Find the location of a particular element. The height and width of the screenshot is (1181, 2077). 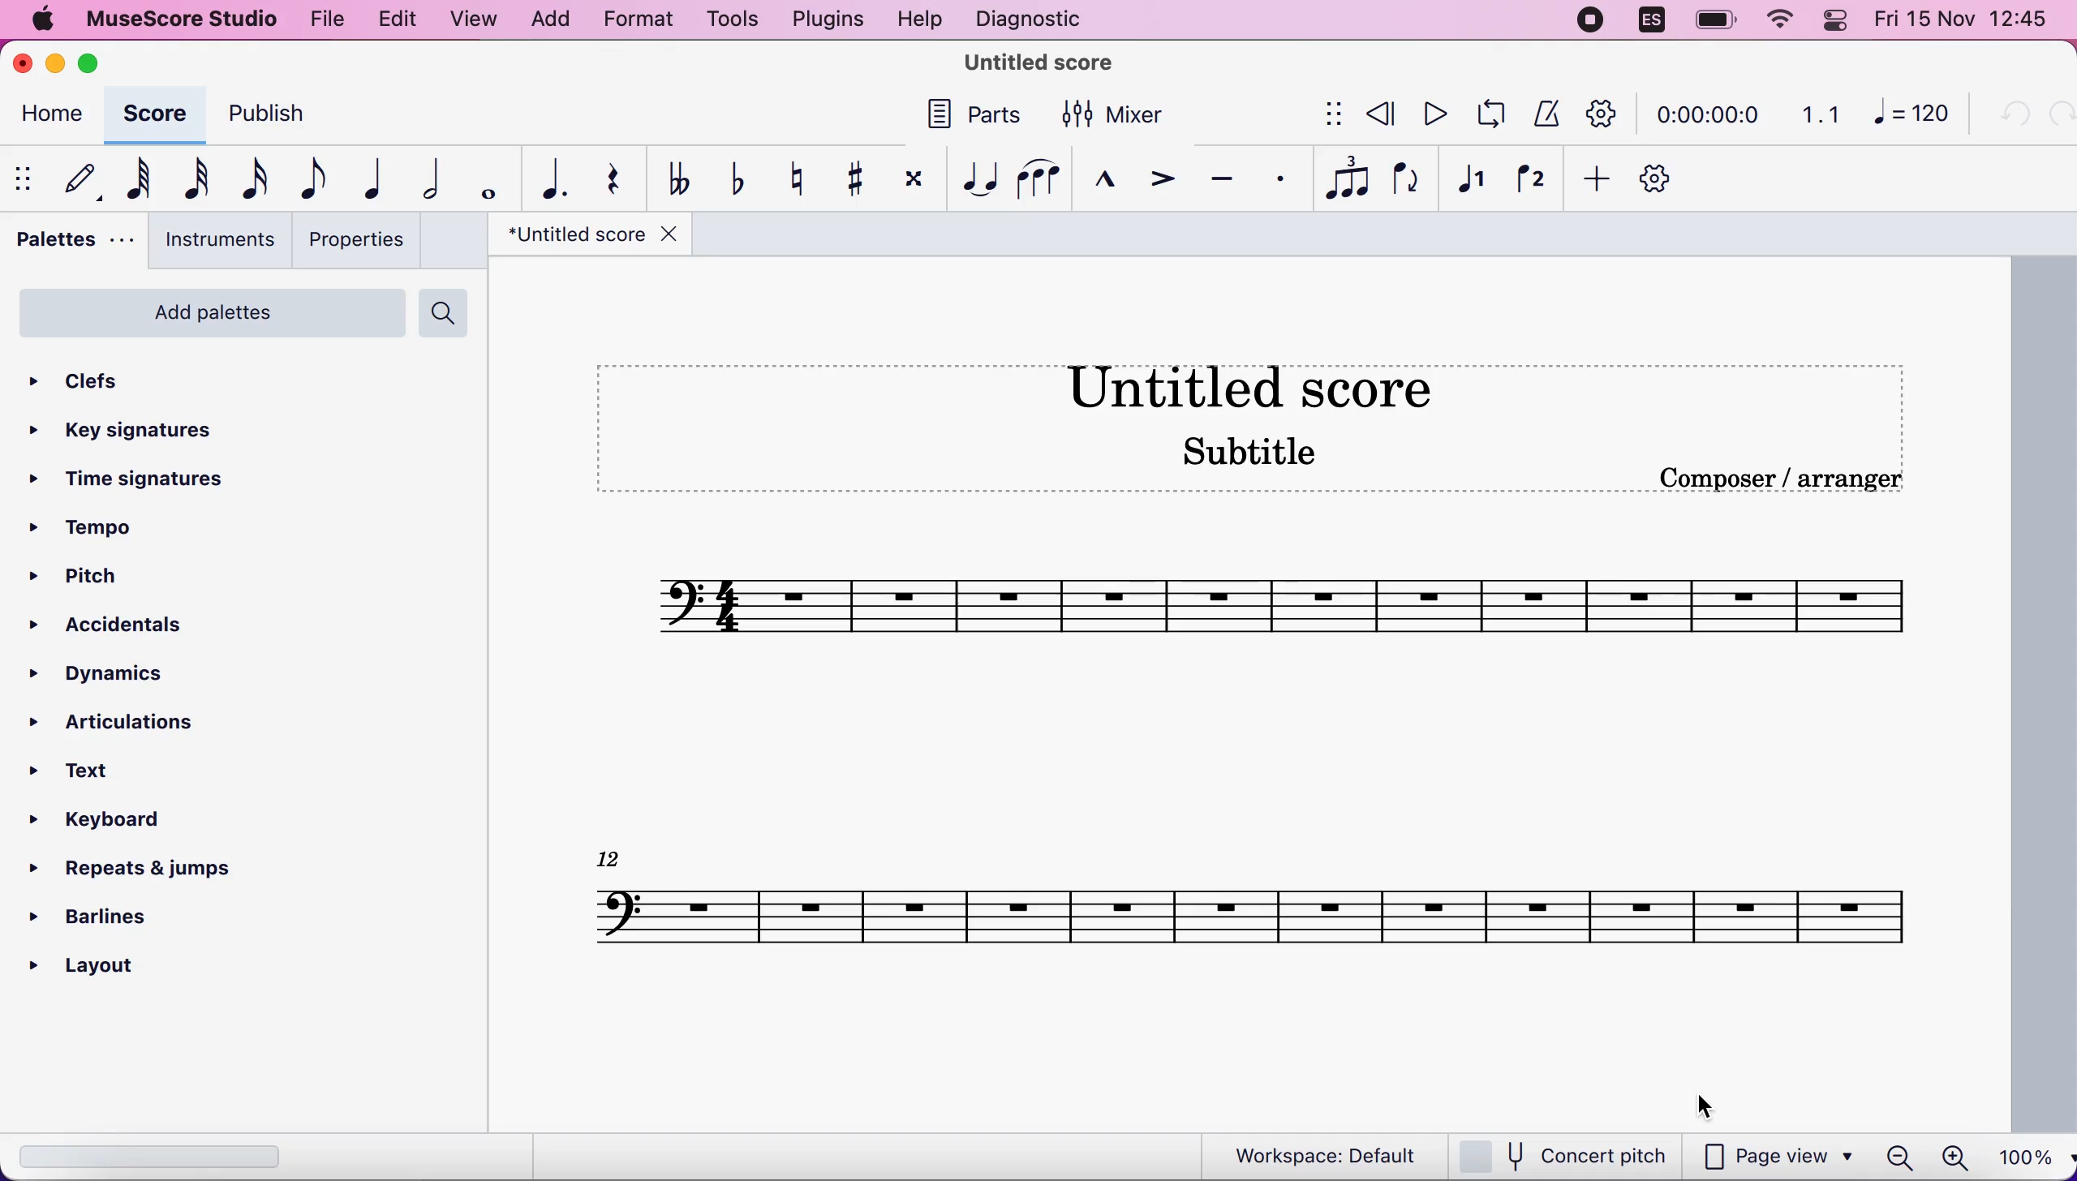

musescore studio is located at coordinates (183, 19).